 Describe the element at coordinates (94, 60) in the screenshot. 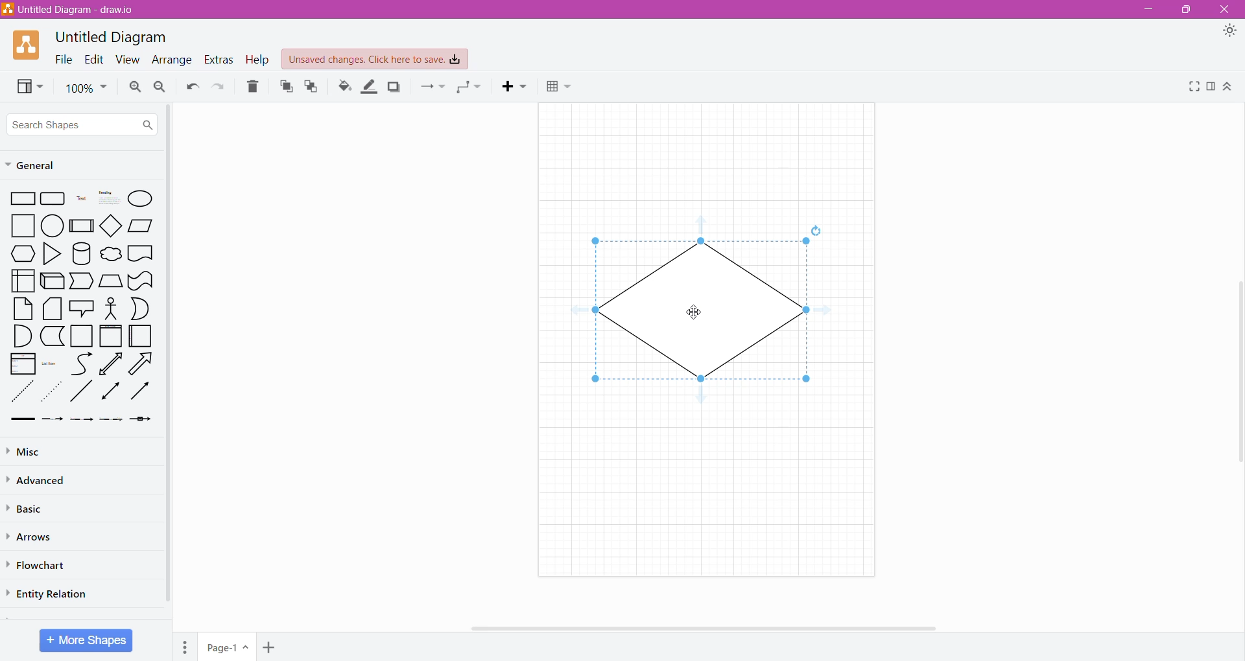

I see `Edit` at that location.